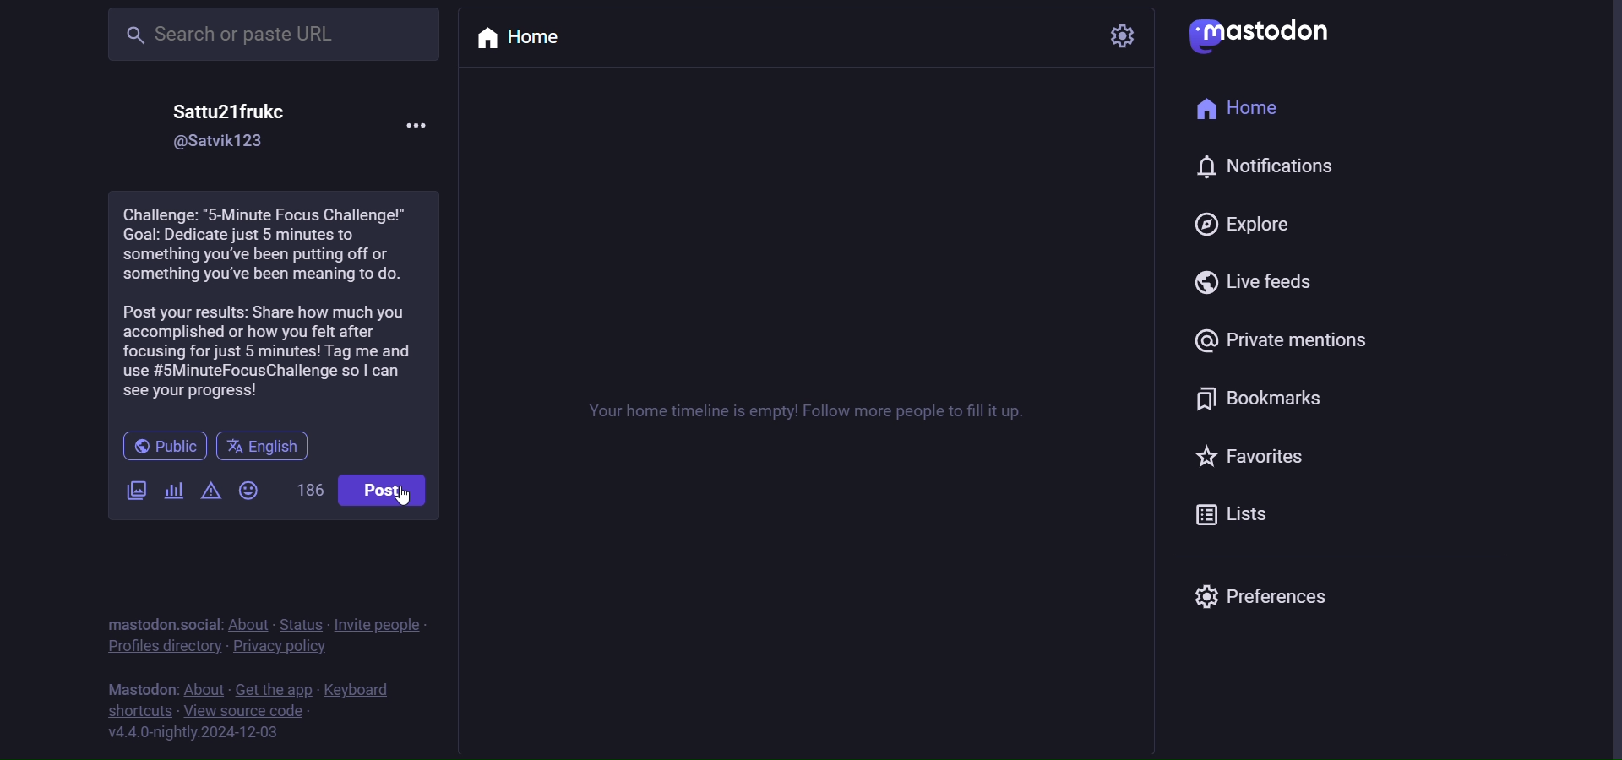 The height and width of the screenshot is (760, 1622). I want to click on images/videos, so click(131, 486).